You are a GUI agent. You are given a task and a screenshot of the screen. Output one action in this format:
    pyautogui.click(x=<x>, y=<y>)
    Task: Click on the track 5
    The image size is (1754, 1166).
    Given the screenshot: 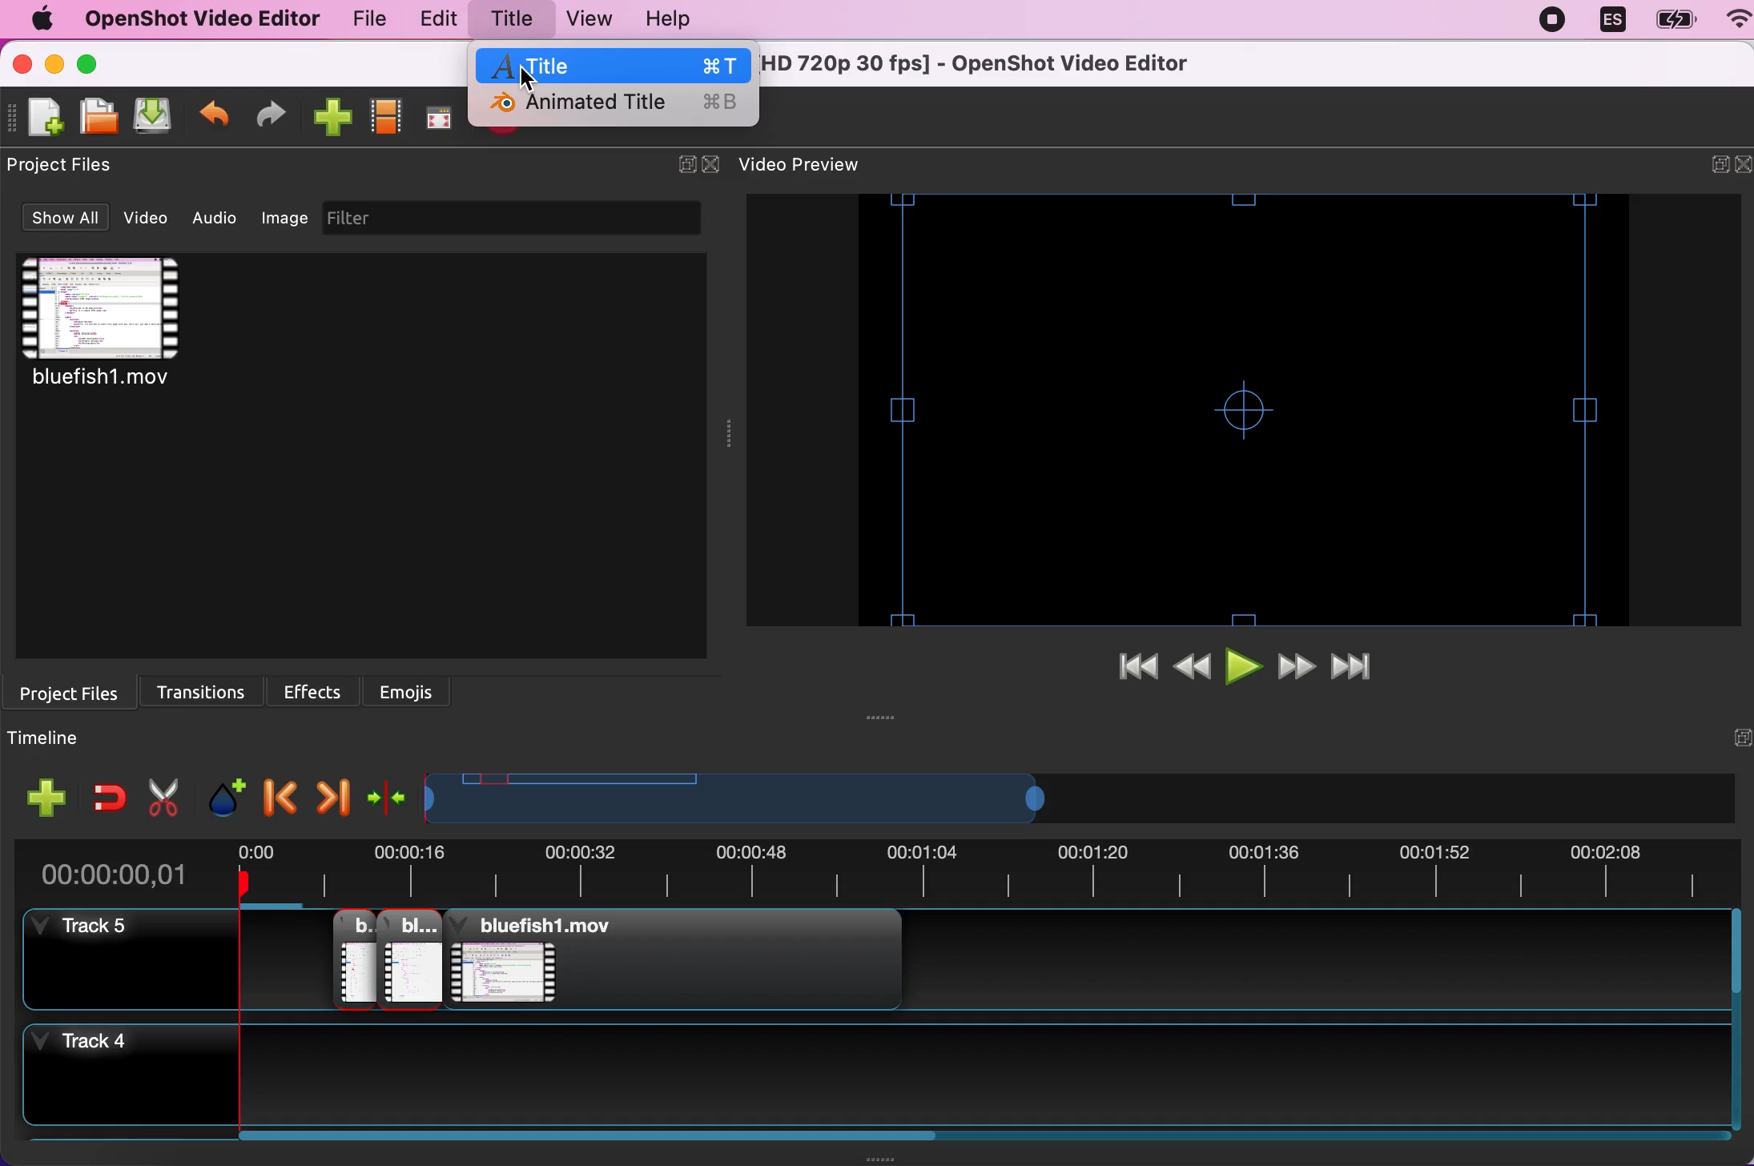 What is the action you would take?
    pyautogui.click(x=992, y=966)
    